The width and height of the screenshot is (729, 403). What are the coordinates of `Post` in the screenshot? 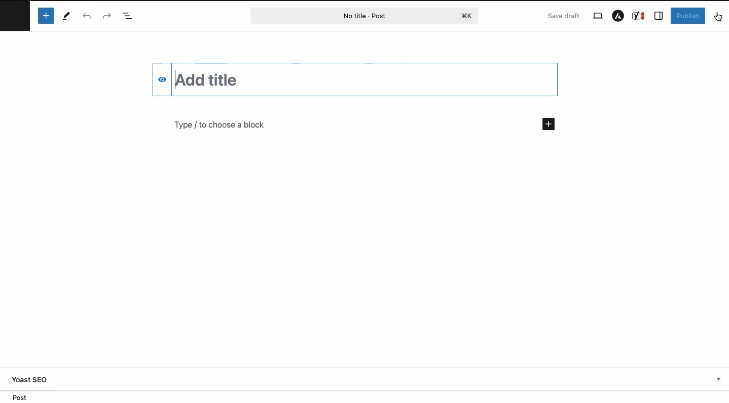 It's located at (363, 16).